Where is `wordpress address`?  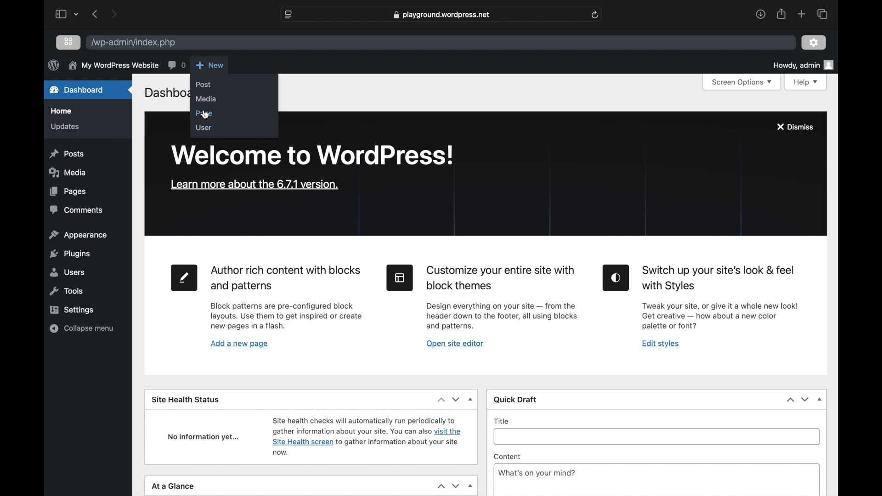
wordpress address is located at coordinates (134, 43).